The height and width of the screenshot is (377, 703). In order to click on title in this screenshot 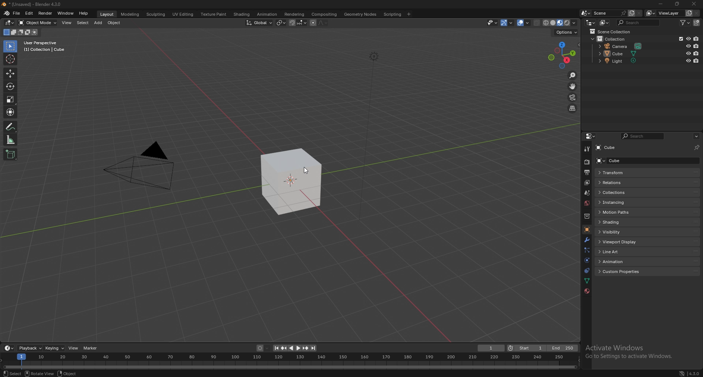, I will do `click(33, 4)`.